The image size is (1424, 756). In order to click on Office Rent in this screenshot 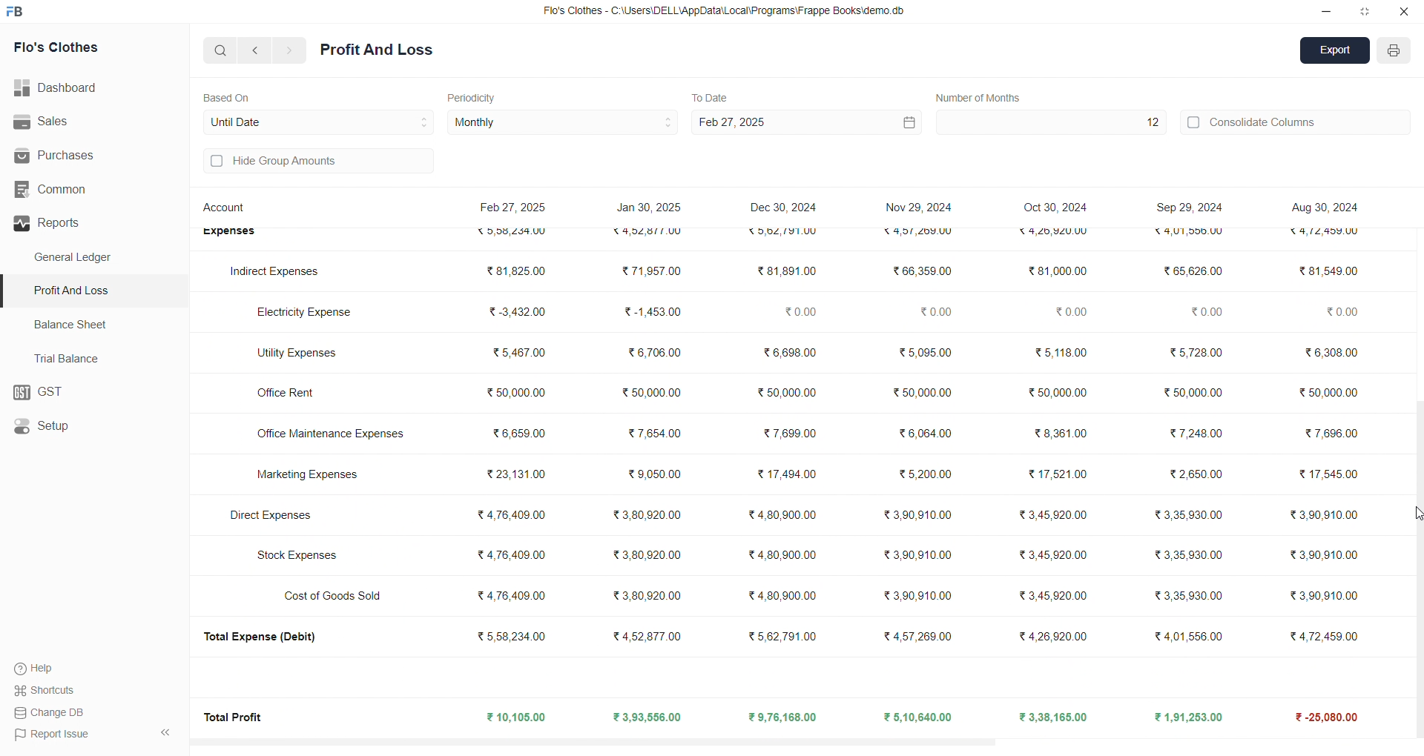, I will do `click(292, 394)`.